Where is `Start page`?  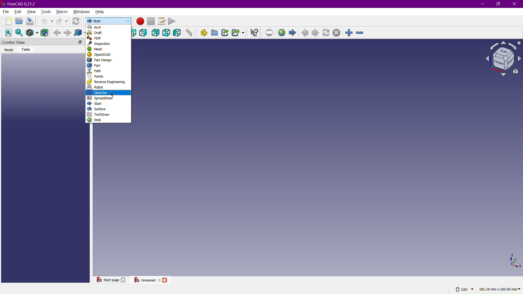
Start page is located at coordinates (107, 279).